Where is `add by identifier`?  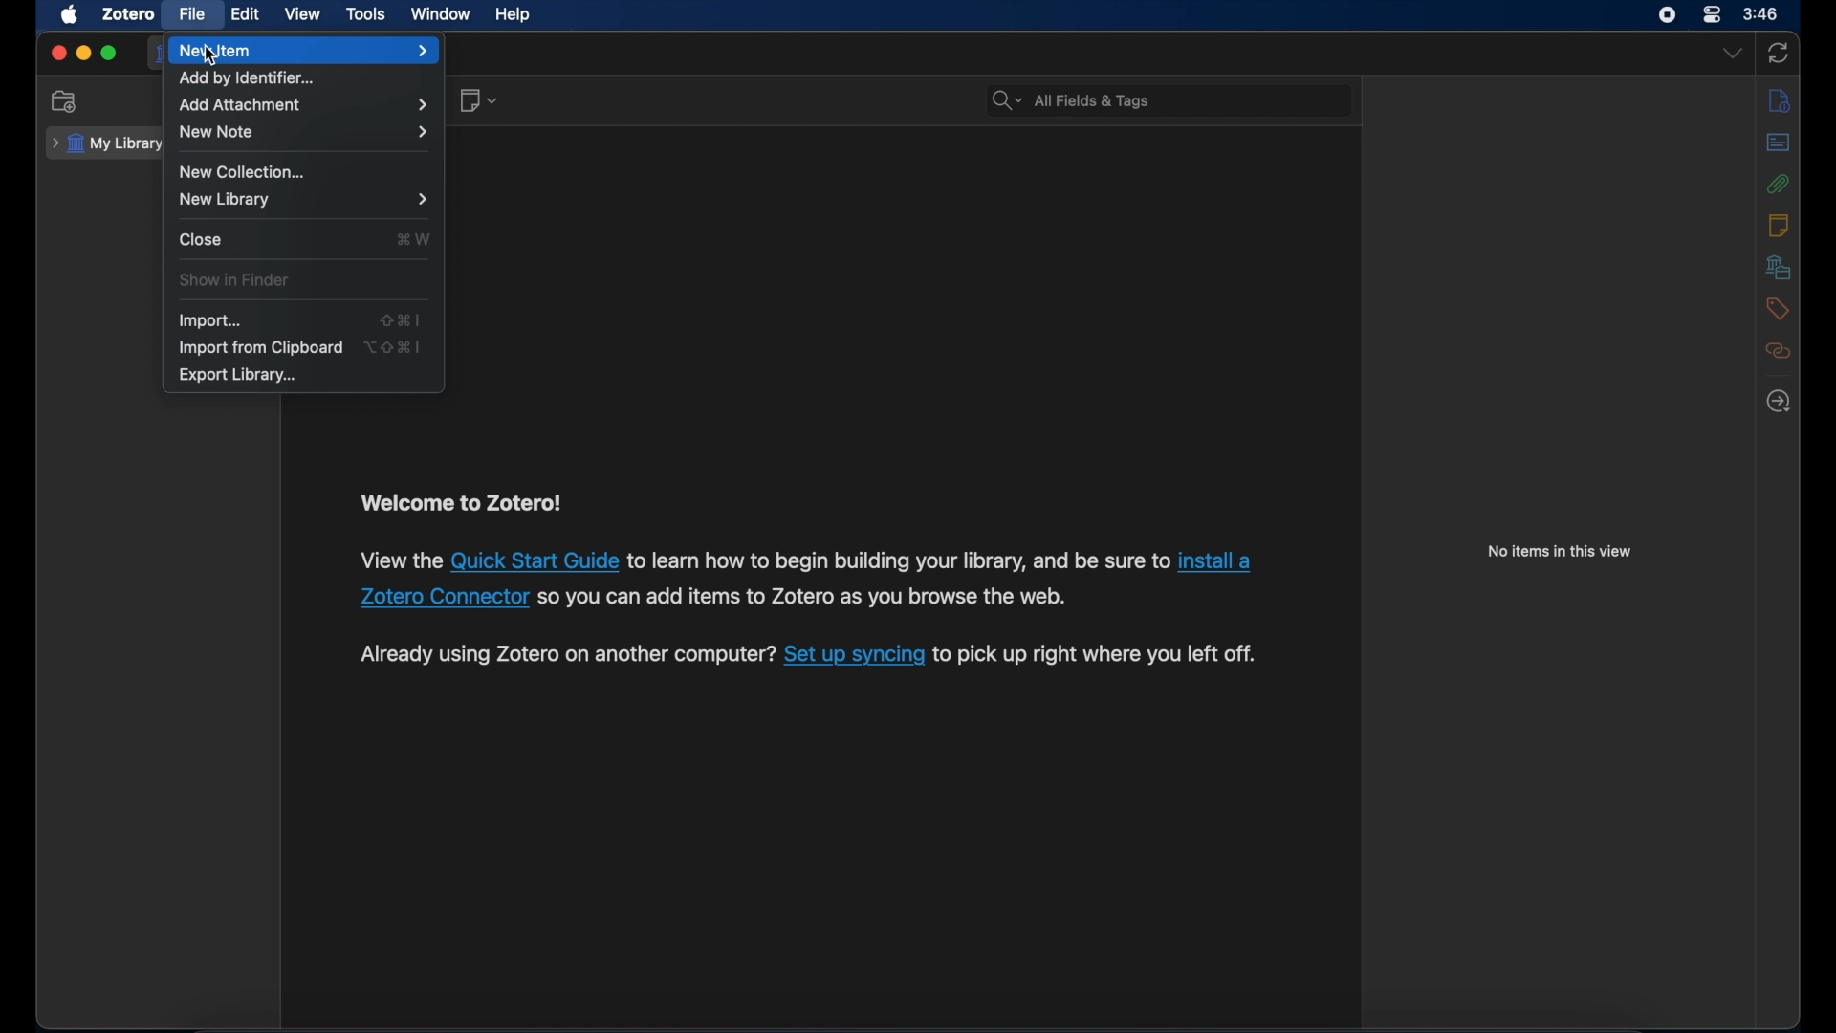 add by identifier is located at coordinates (248, 78).